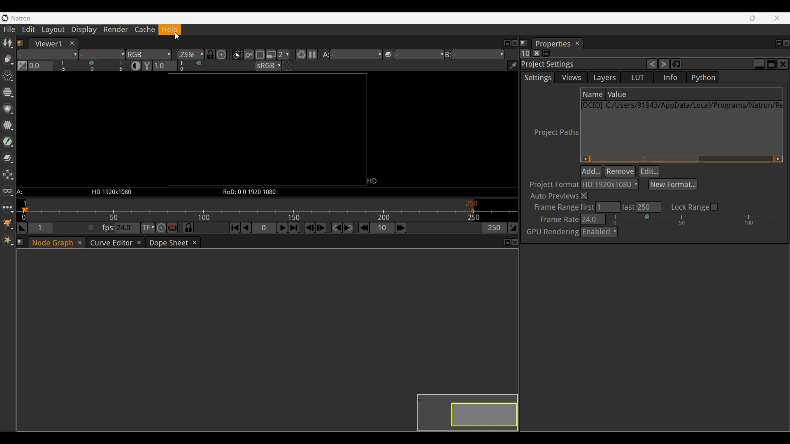  I want to click on Python settings, so click(703, 77).